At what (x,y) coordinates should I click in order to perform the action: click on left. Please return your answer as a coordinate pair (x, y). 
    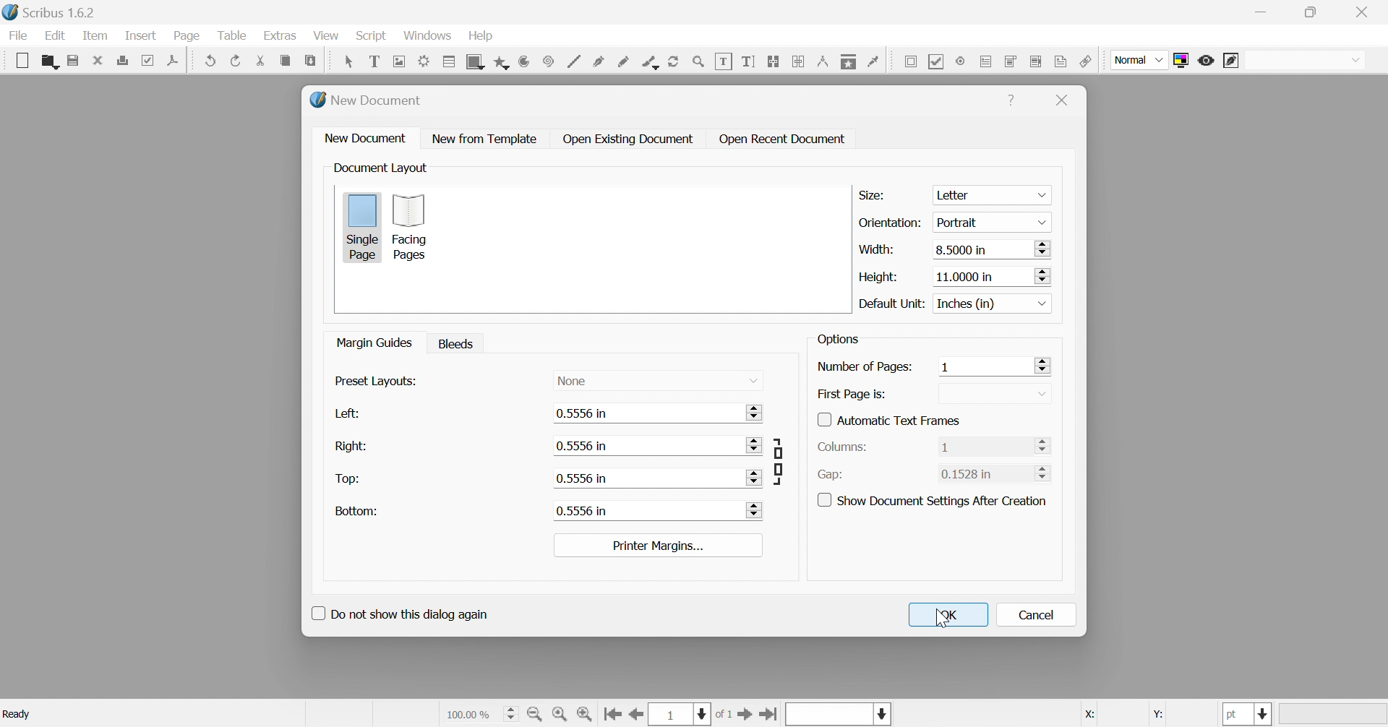
    Looking at the image, I should click on (337, 415).